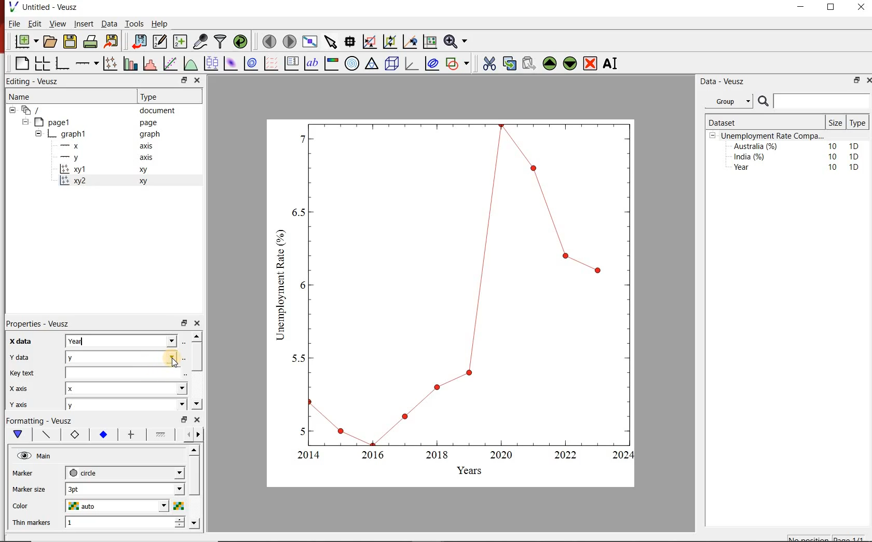 The width and height of the screenshot is (872, 542). I want to click on y, so click(124, 405).